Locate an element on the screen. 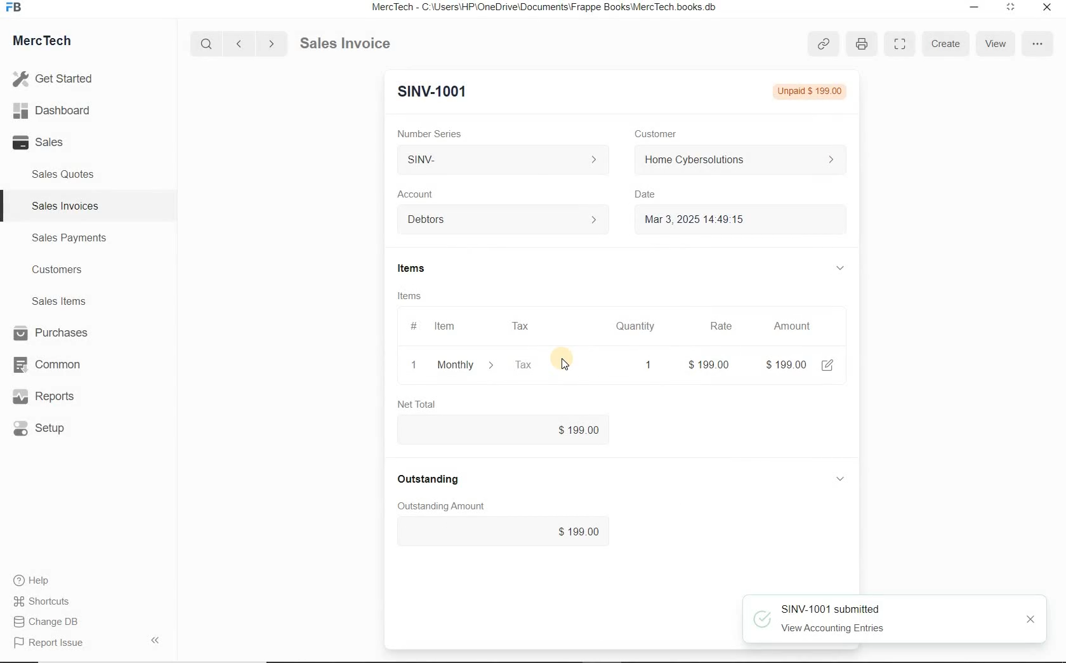 The image size is (1066, 663). Search is located at coordinates (207, 44).